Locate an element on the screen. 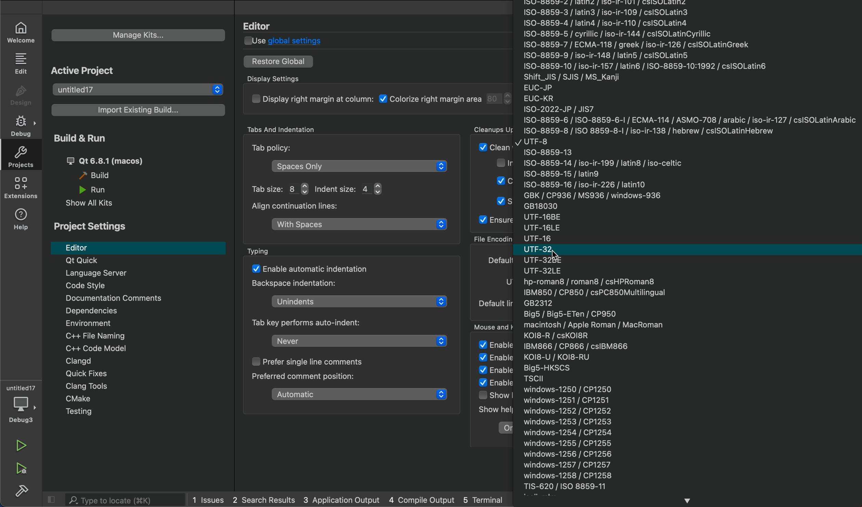 The height and width of the screenshot is (507, 862). Quick Fixes is located at coordinates (129, 374).